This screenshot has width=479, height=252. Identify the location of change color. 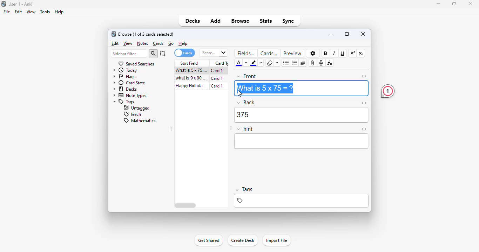
(246, 63).